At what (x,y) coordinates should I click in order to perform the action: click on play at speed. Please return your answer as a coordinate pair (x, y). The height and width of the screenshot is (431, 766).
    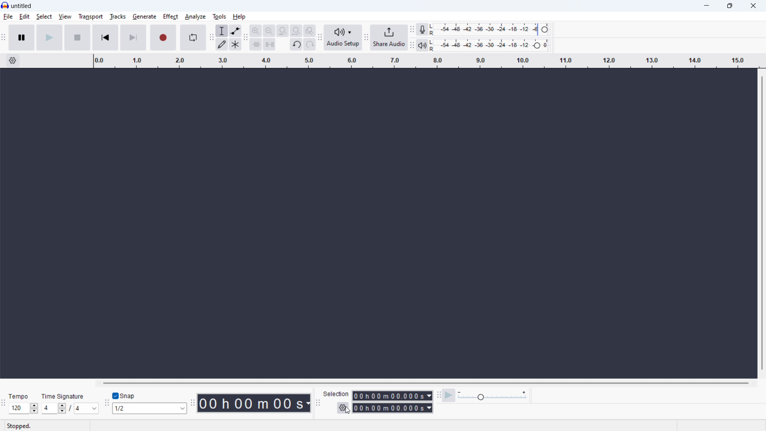
    Looking at the image, I should click on (448, 395).